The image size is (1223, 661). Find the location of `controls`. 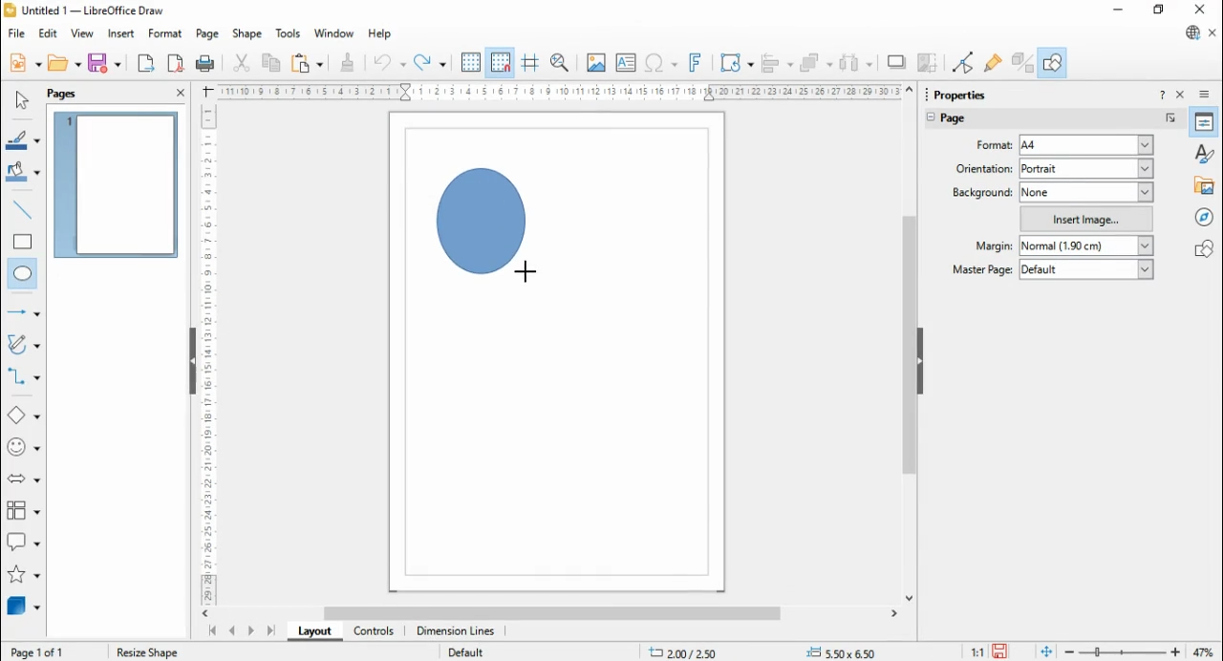

controls is located at coordinates (373, 631).